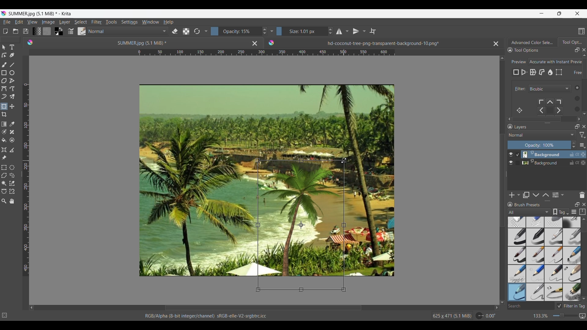 The width and height of the screenshot is (587, 330). What do you see at coordinates (519, 89) in the screenshot?
I see `Filter` at bounding box center [519, 89].